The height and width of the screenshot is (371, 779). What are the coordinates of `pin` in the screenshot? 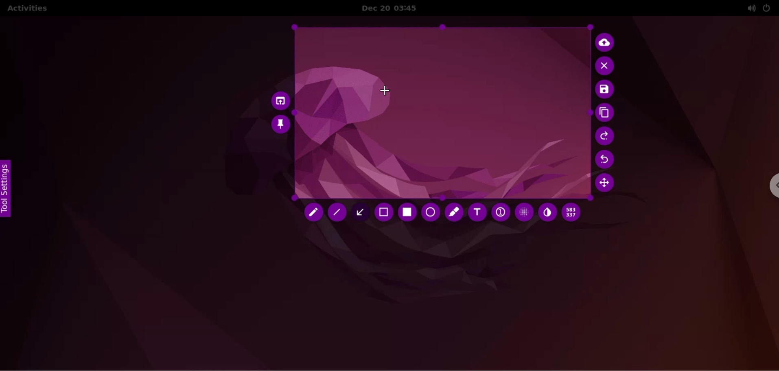 It's located at (281, 124).